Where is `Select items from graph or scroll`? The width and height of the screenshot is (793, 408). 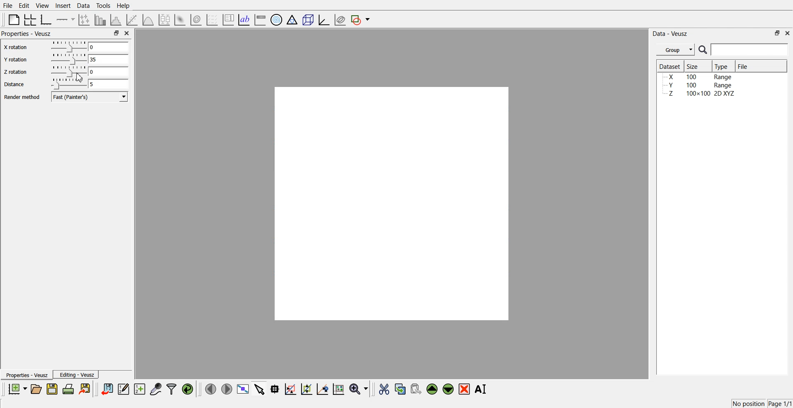
Select items from graph or scroll is located at coordinates (260, 388).